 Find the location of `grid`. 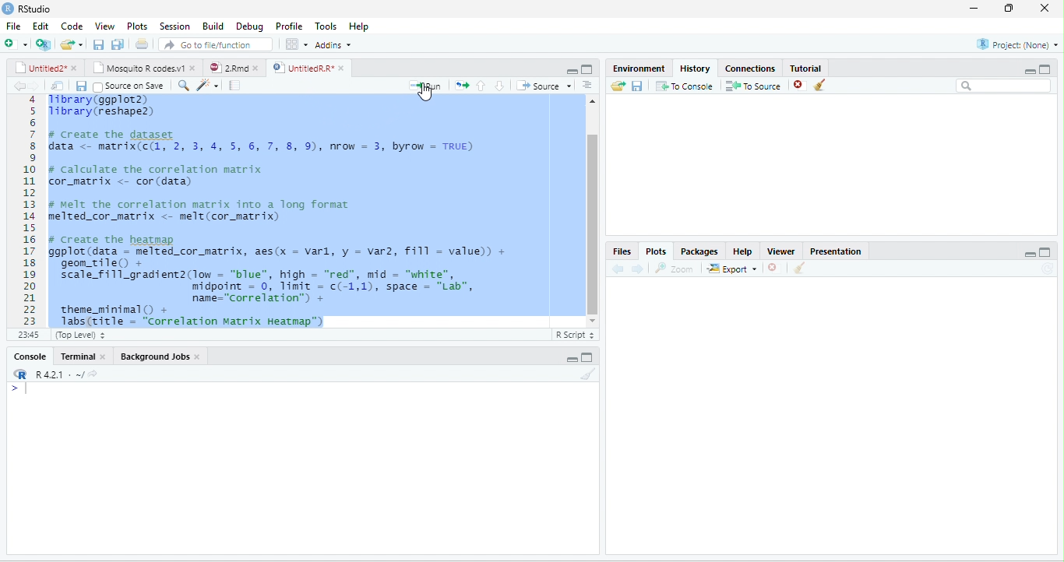

grid is located at coordinates (296, 45).